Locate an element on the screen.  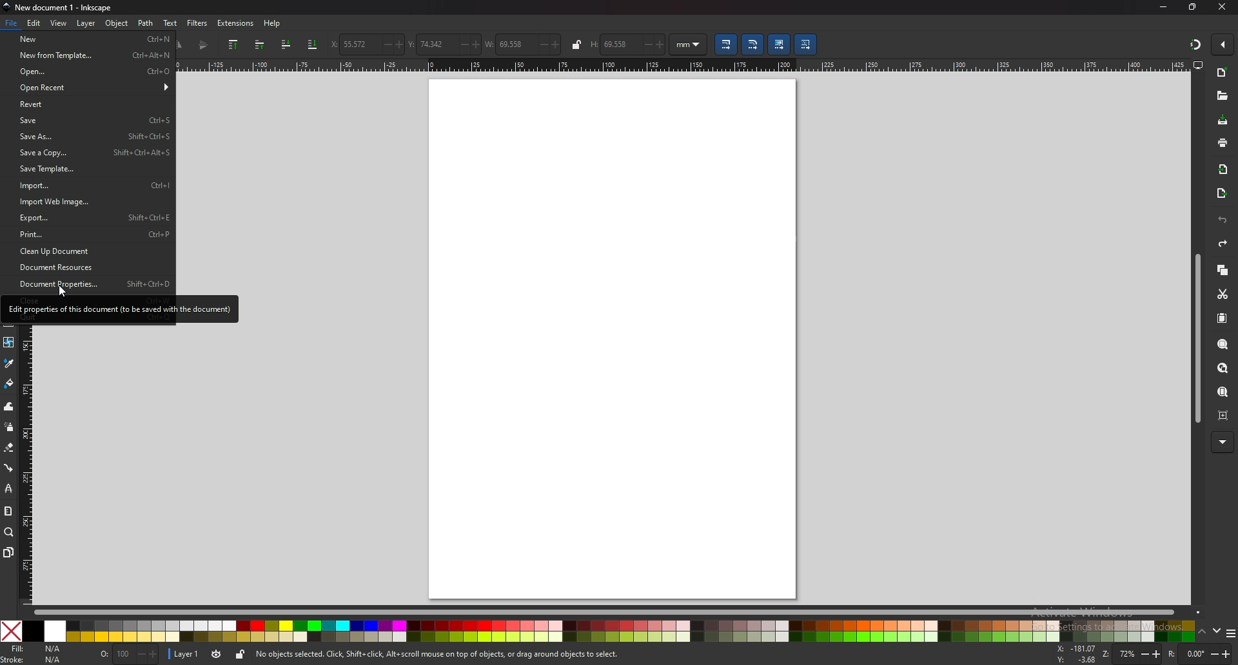
connector is located at coordinates (8, 467).